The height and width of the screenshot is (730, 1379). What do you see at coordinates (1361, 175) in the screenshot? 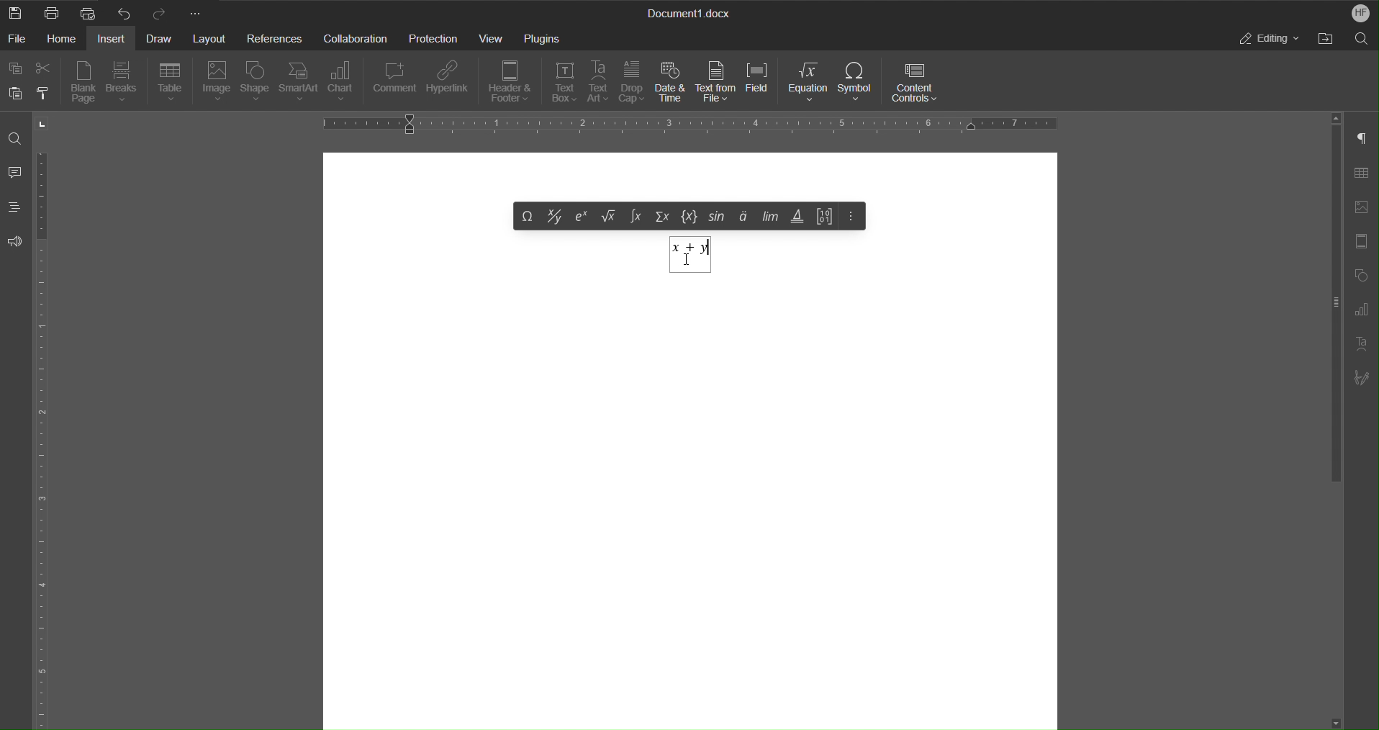
I see `Table` at bounding box center [1361, 175].